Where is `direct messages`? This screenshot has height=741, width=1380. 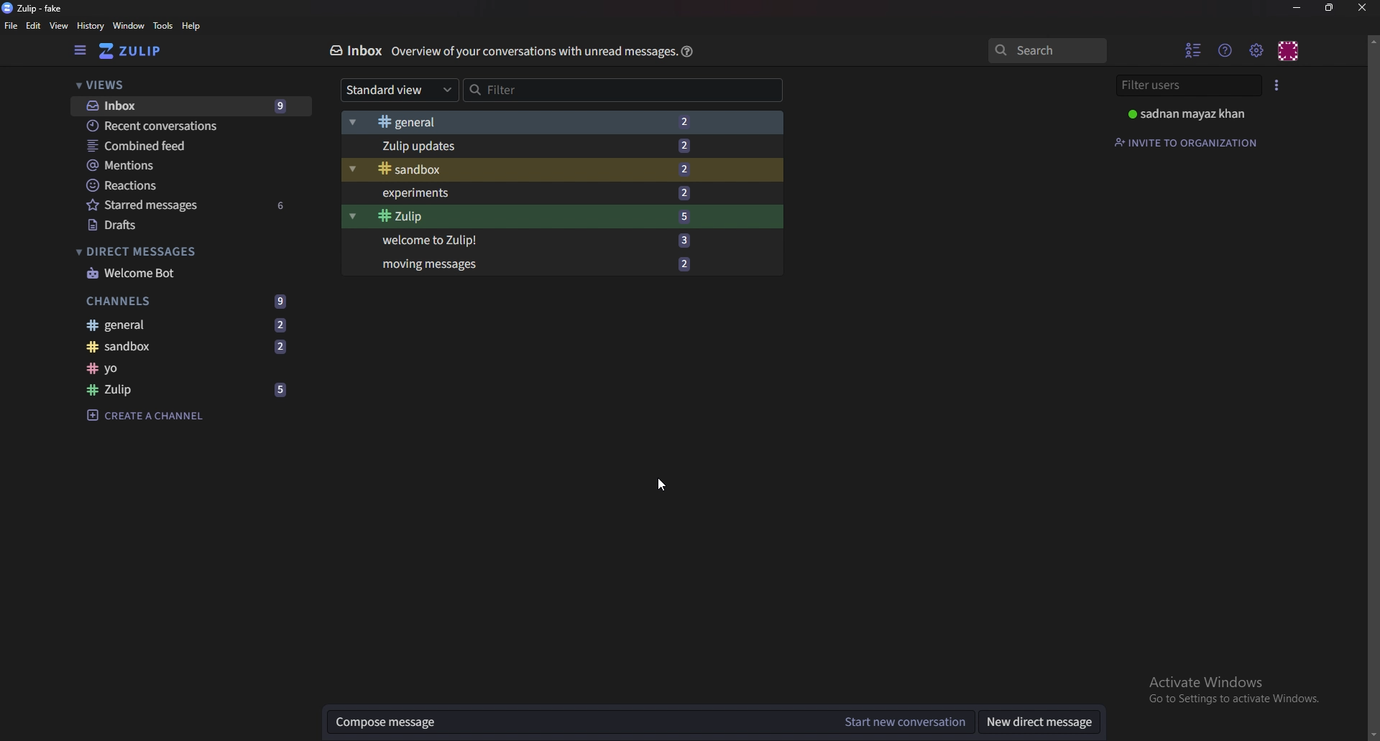 direct messages is located at coordinates (166, 251).